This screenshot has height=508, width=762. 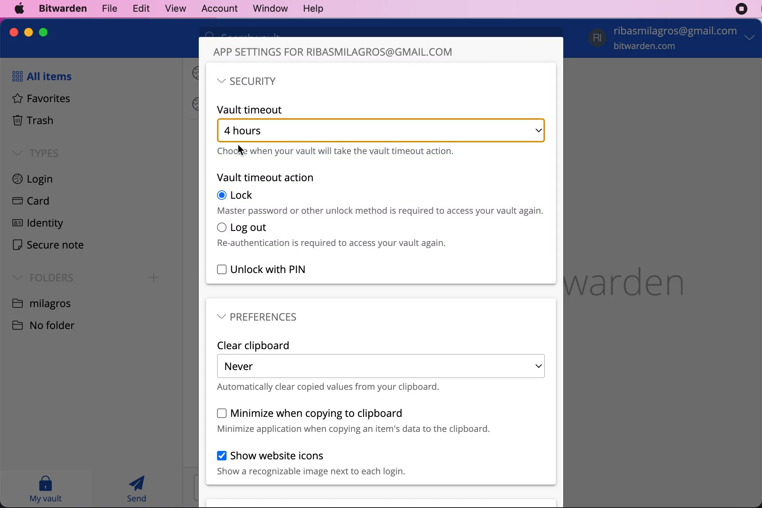 What do you see at coordinates (48, 246) in the screenshot?
I see `secure note` at bounding box center [48, 246].